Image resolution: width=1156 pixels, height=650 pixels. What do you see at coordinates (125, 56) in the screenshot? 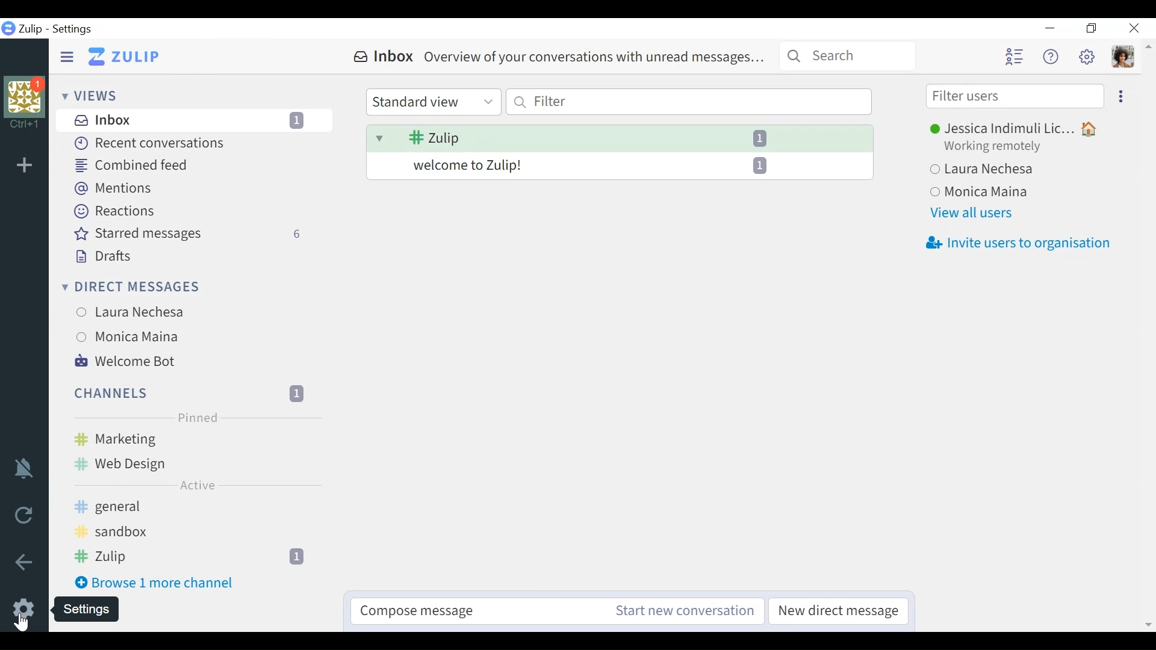
I see `Go to Home View (inbox)` at bounding box center [125, 56].